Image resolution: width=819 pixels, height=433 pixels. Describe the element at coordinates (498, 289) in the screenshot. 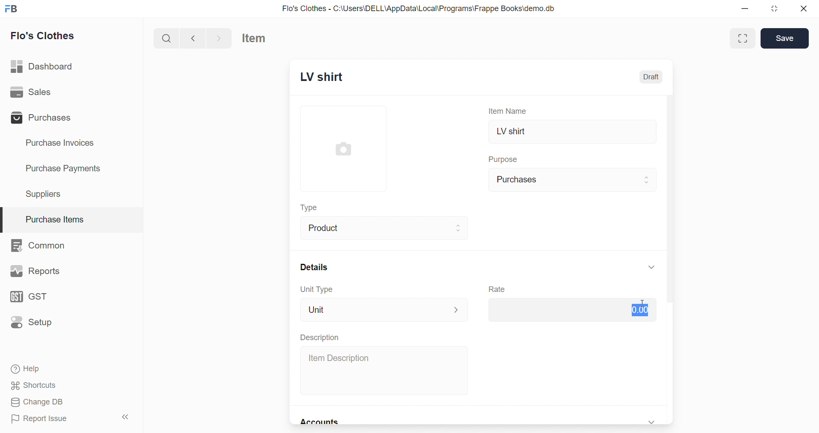

I see `Rate` at that location.